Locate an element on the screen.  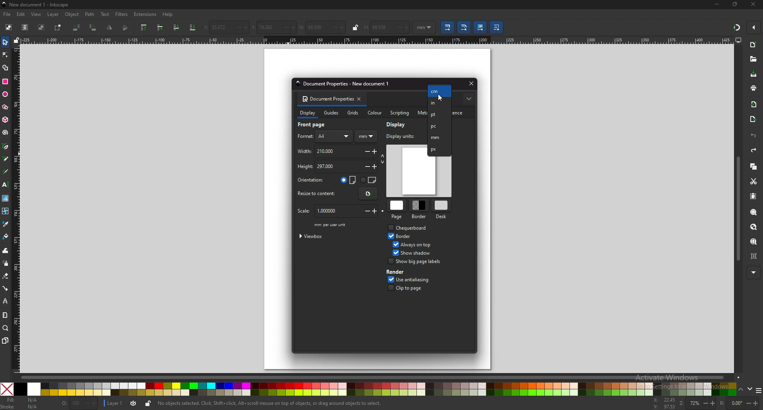
width is located at coordinates (312, 28).